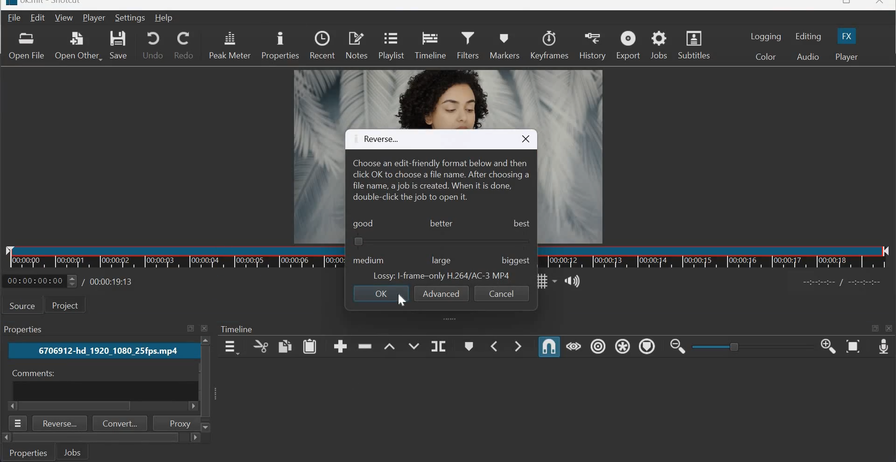 The width and height of the screenshot is (896, 462). What do you see at coordinates (765, 56) in the screenshot?
I see `Color` at bounding box center [765, 56].